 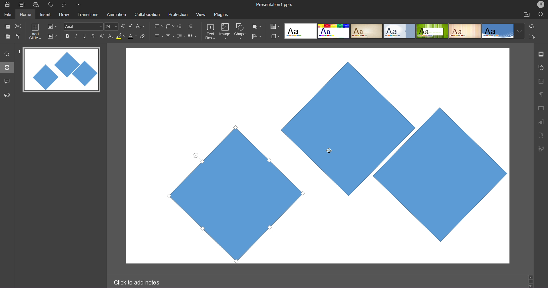 I want to click on Redo, so click(x=66, y=5).